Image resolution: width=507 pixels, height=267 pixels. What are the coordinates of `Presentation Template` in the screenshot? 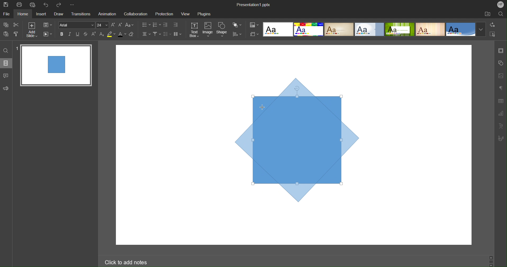 It's located at (372, 30).